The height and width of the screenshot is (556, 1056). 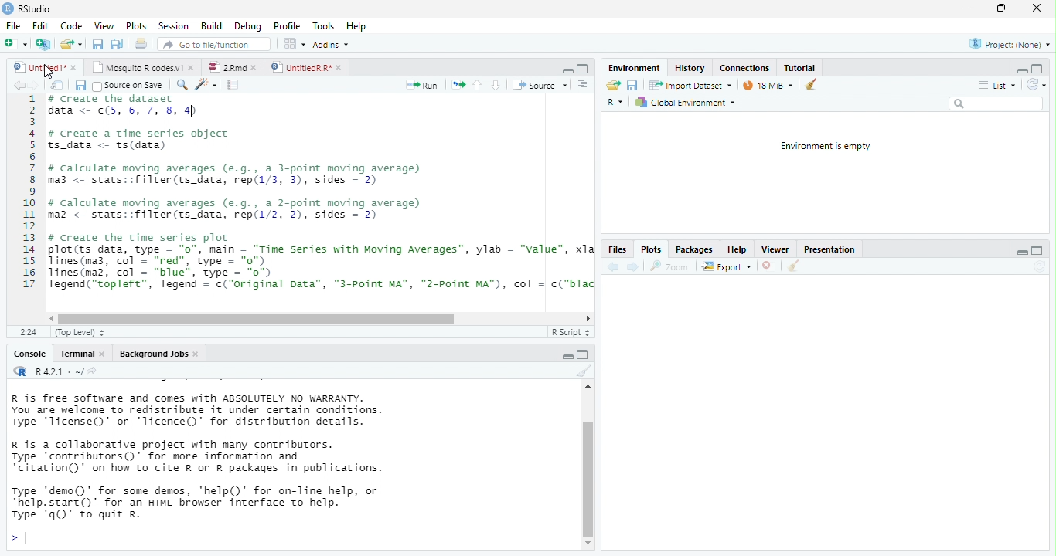 I want to click on Profile, so click(x=287, y=26).